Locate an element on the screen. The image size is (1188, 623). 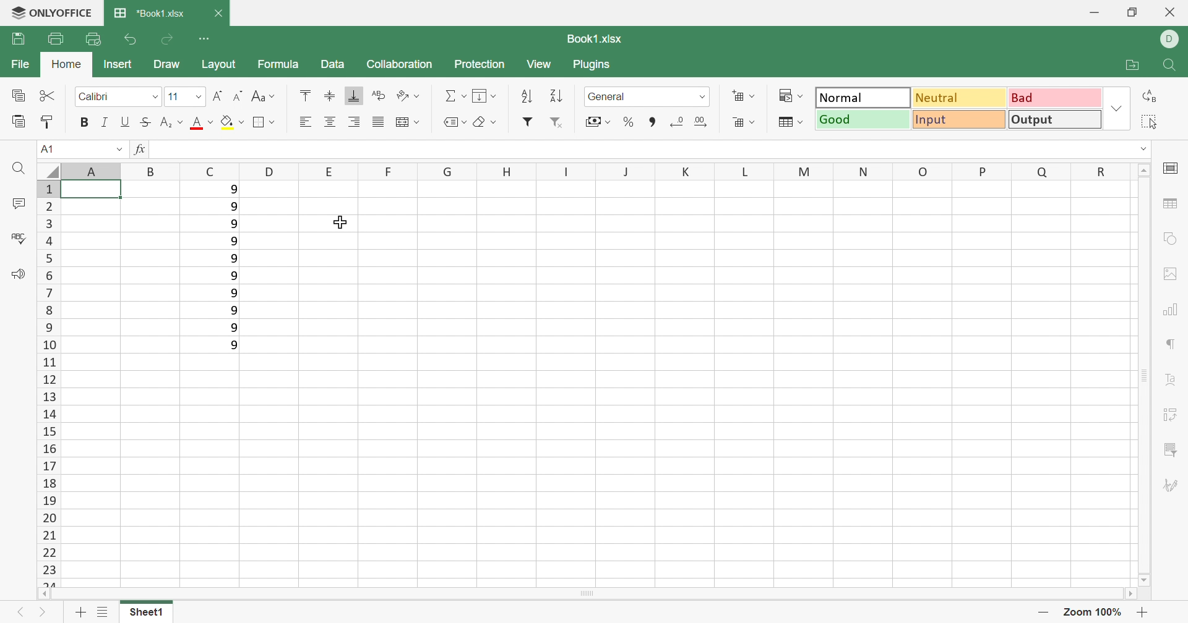
9 is located at coordinates (233, 294).